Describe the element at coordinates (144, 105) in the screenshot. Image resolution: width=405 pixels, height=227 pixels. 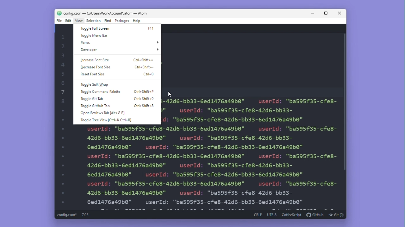
I see `ctrl+shift+ 8` at that location.